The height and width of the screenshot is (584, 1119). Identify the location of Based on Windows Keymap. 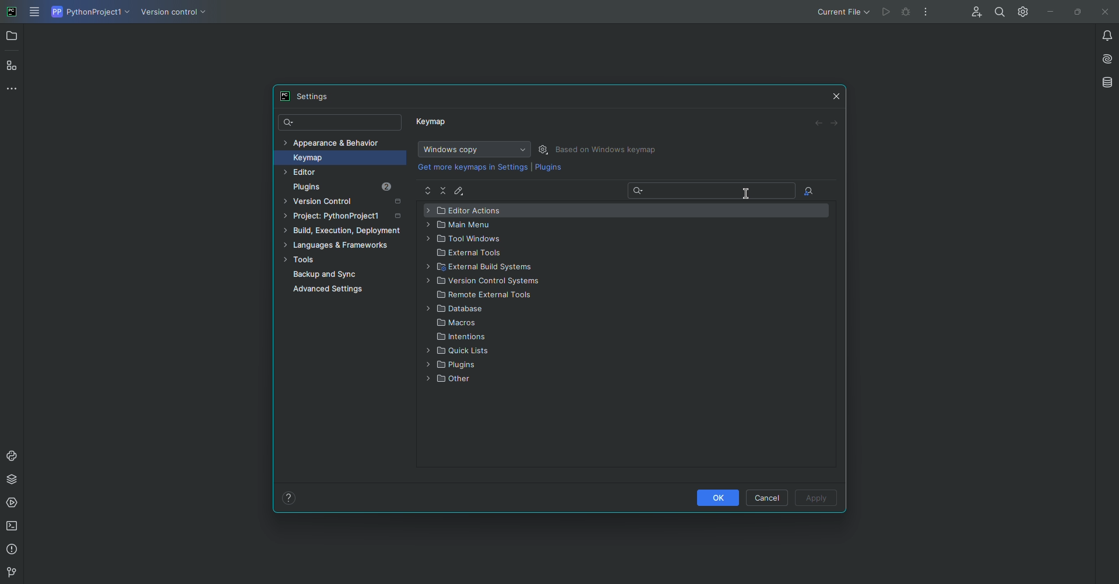
(608, 150).